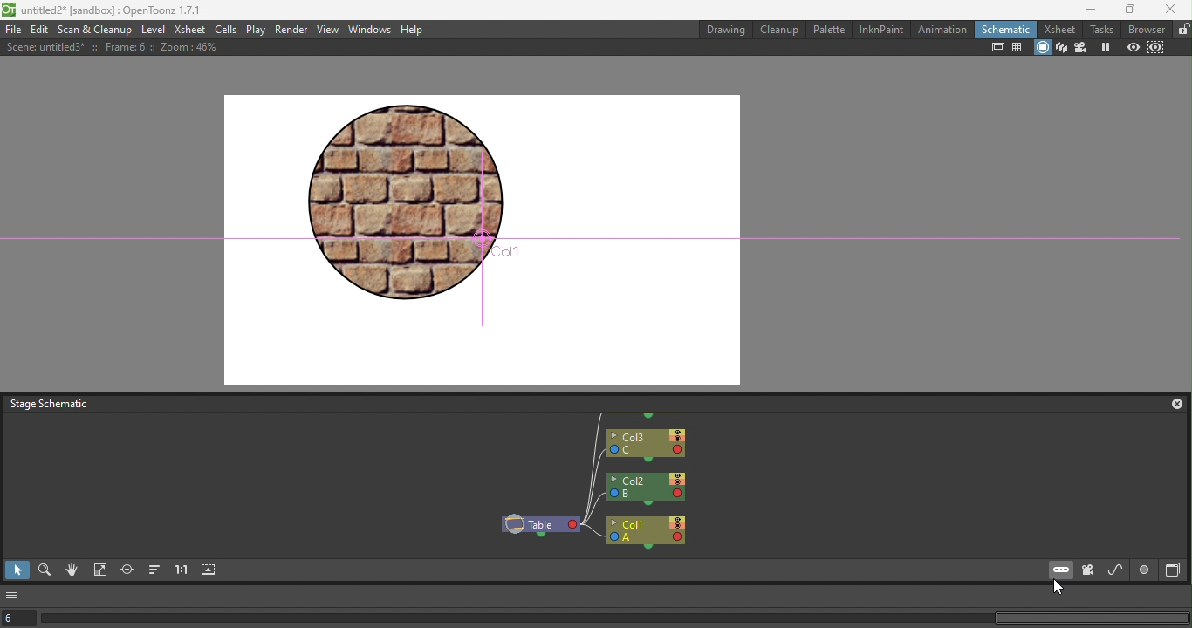  What do you see at coordinates (95, 31) in the screenshot?
I see `Scan & Cleanup` at bounding box center [95, 31].